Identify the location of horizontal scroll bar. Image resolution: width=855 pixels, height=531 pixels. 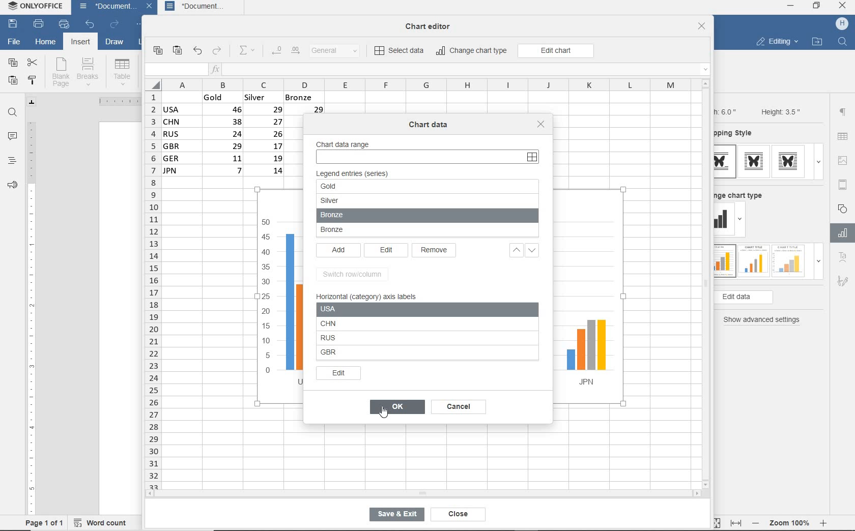
(422, 493).